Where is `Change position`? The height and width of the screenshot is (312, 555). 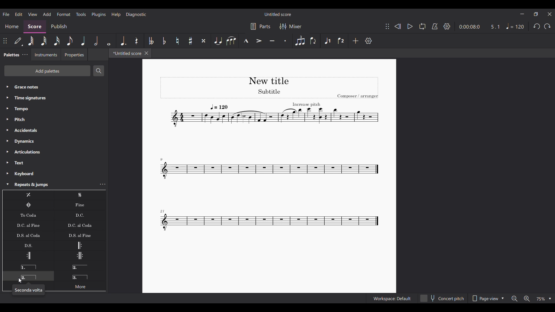
Change position is located at coordinates (387, 26).